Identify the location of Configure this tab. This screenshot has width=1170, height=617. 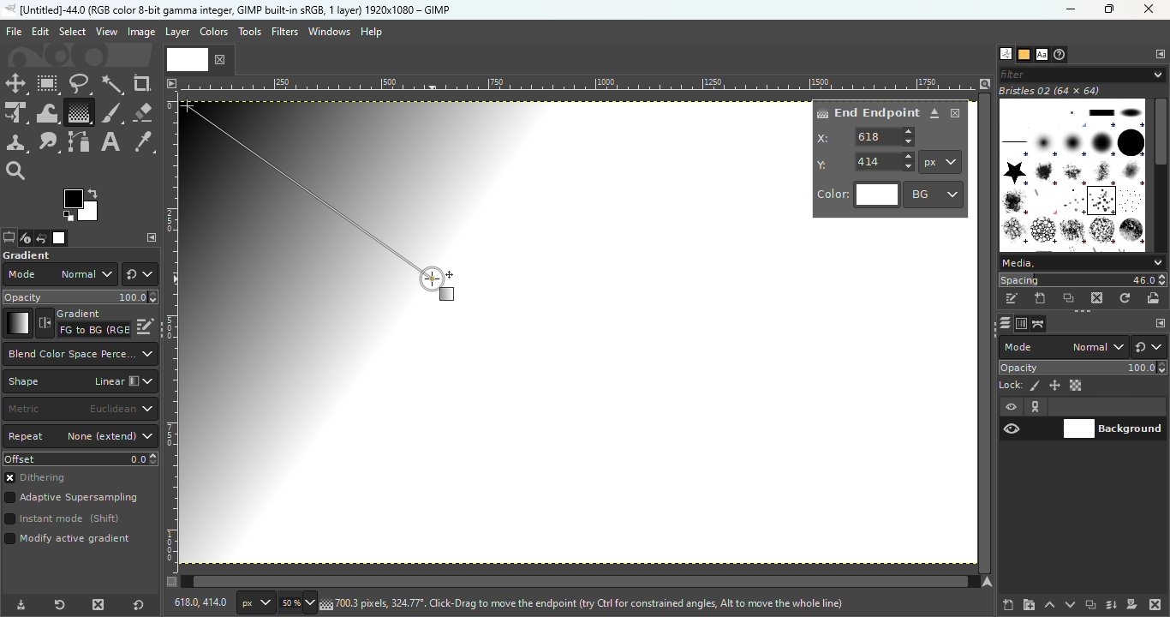
(1159, 324).